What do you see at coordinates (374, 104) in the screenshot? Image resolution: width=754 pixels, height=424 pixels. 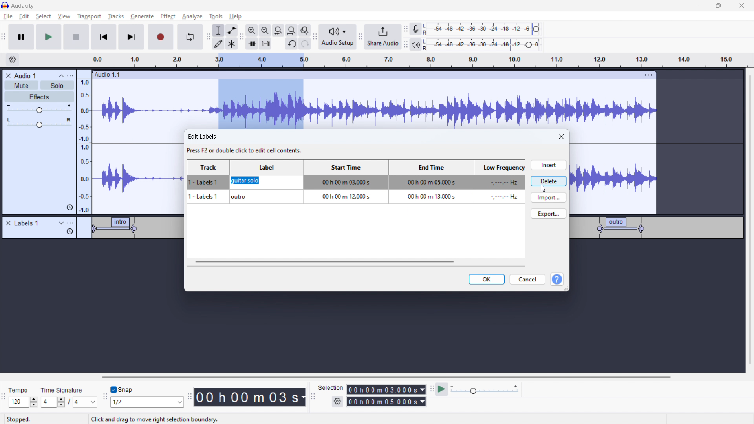 I see `audio wave` at bounding box center [374, 104].